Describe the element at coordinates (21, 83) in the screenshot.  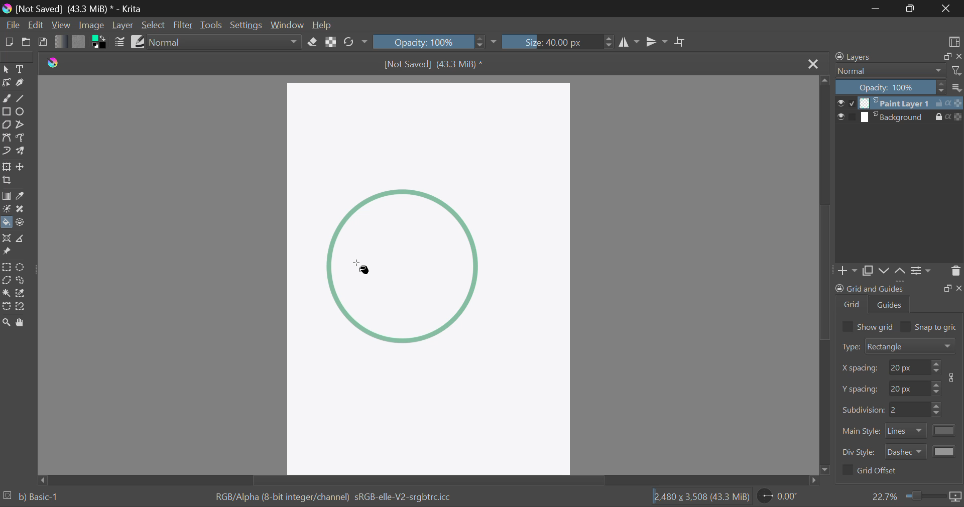
I see `Calligraphic Tool` at that location.